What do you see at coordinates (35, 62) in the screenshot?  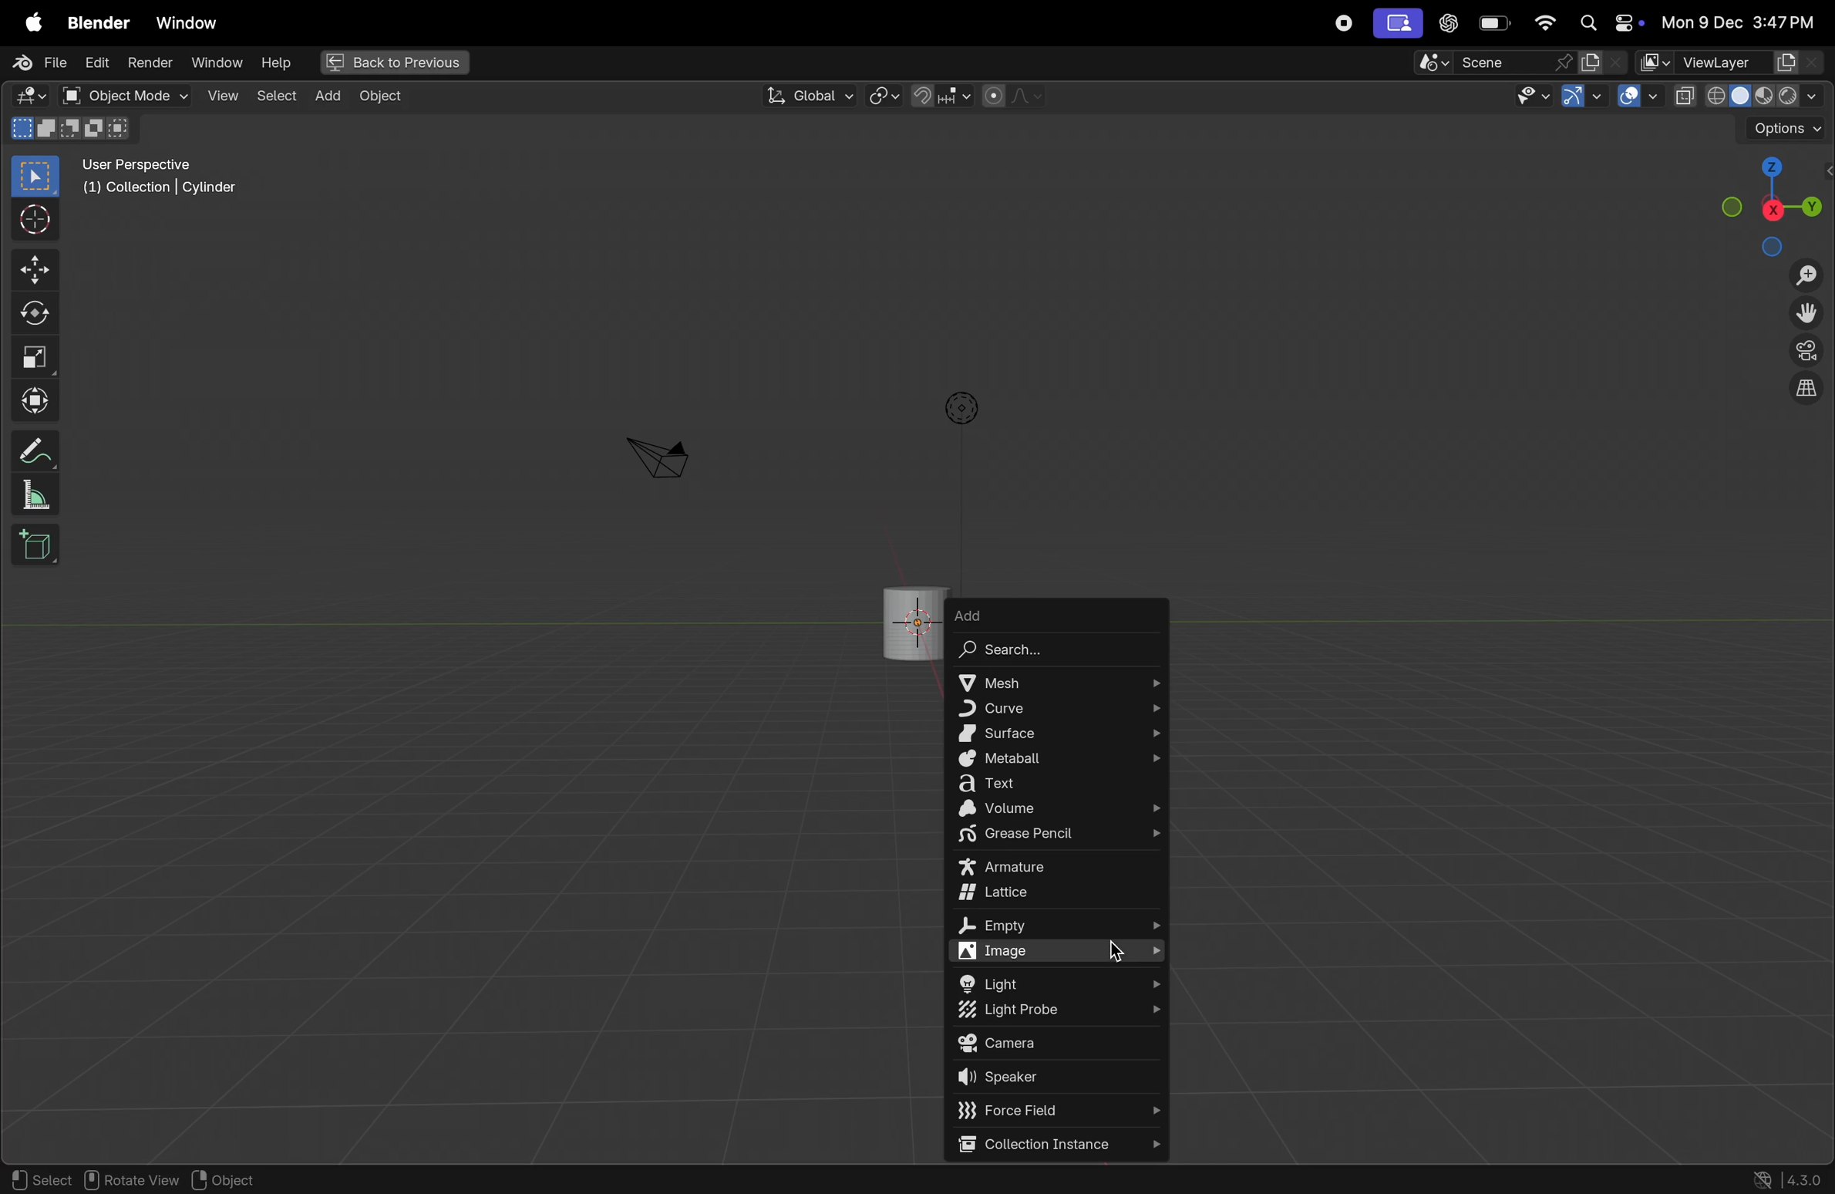 I see `File` at bounding box center [35, 62].